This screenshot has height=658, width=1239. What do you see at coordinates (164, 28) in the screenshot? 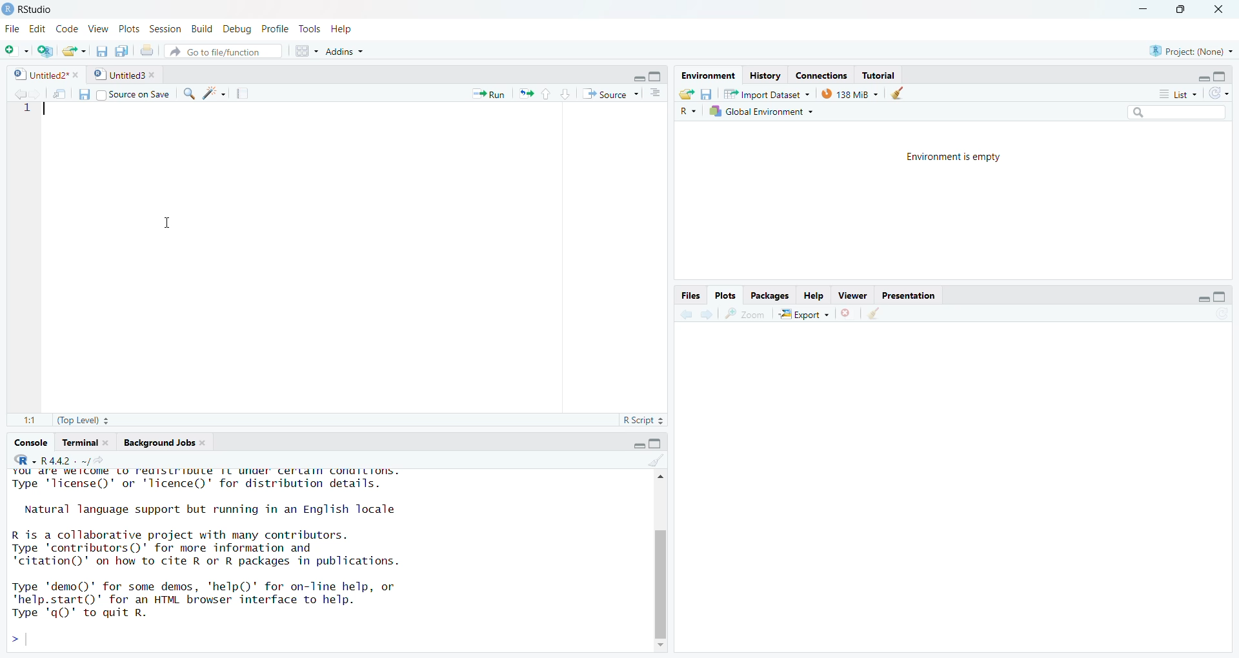
I see `ts Session` at bounding box center [164, 28].